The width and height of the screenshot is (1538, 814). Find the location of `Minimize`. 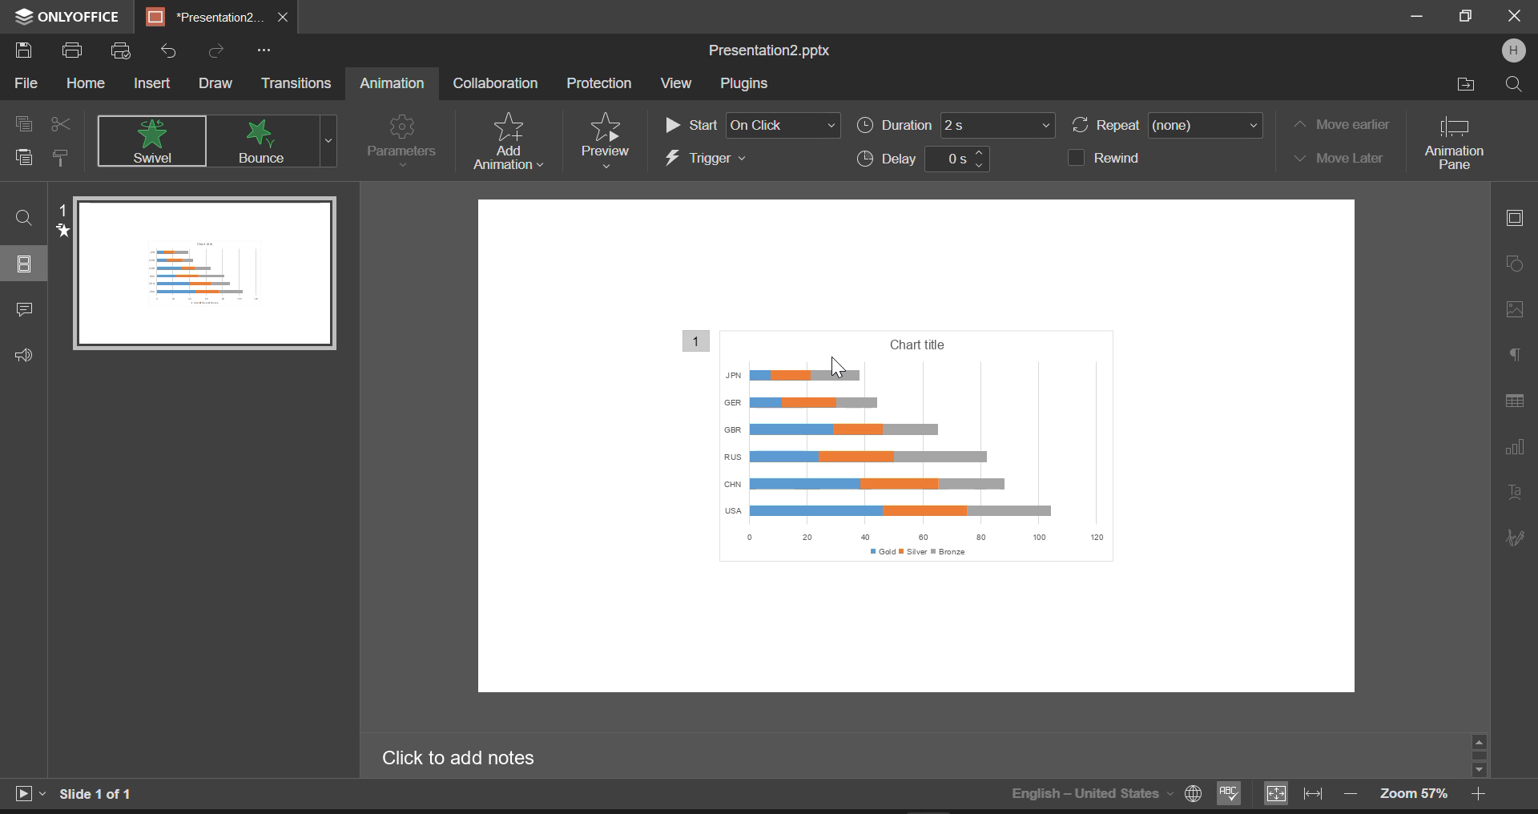

Minimize is located at coordinates (1468, 17).